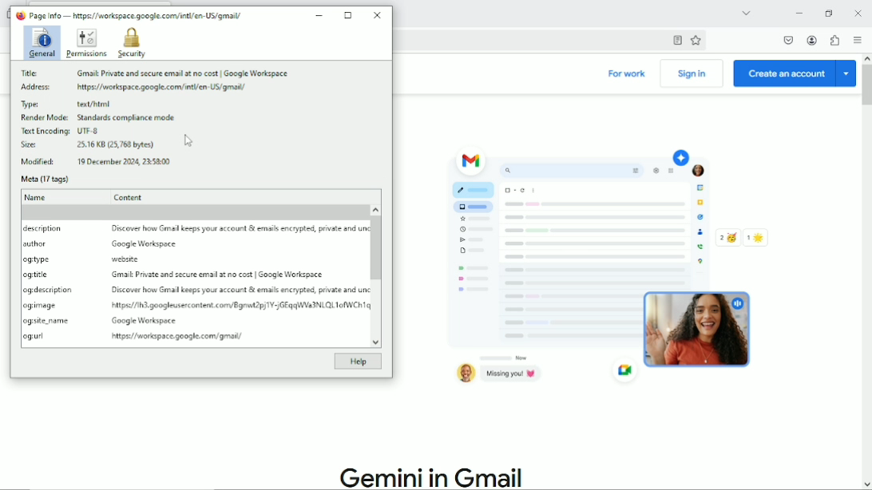  Describe the element at coordinates (676, 39) in the screenshot. I see `Toggle reader view` at that location.